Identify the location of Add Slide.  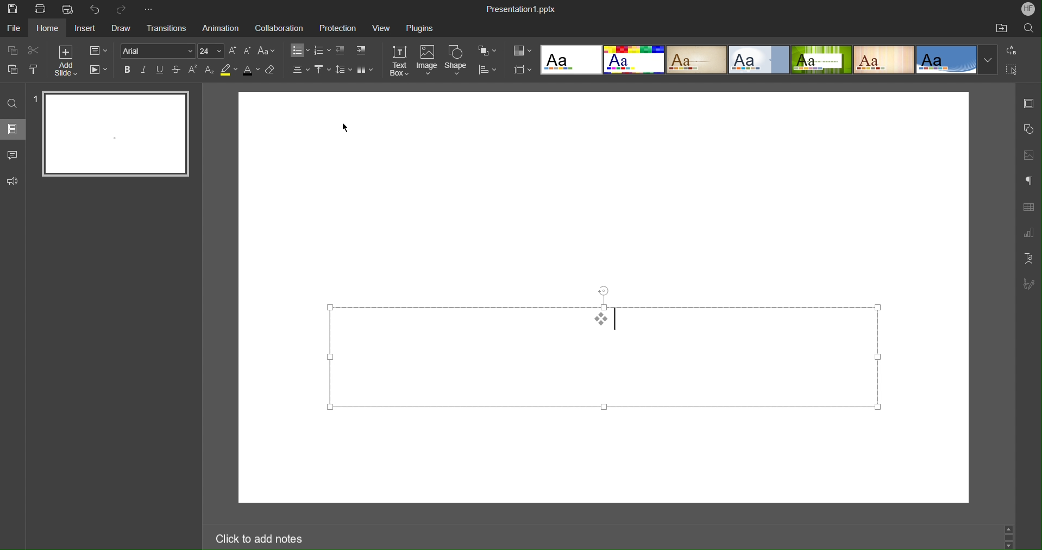
(65, 60).